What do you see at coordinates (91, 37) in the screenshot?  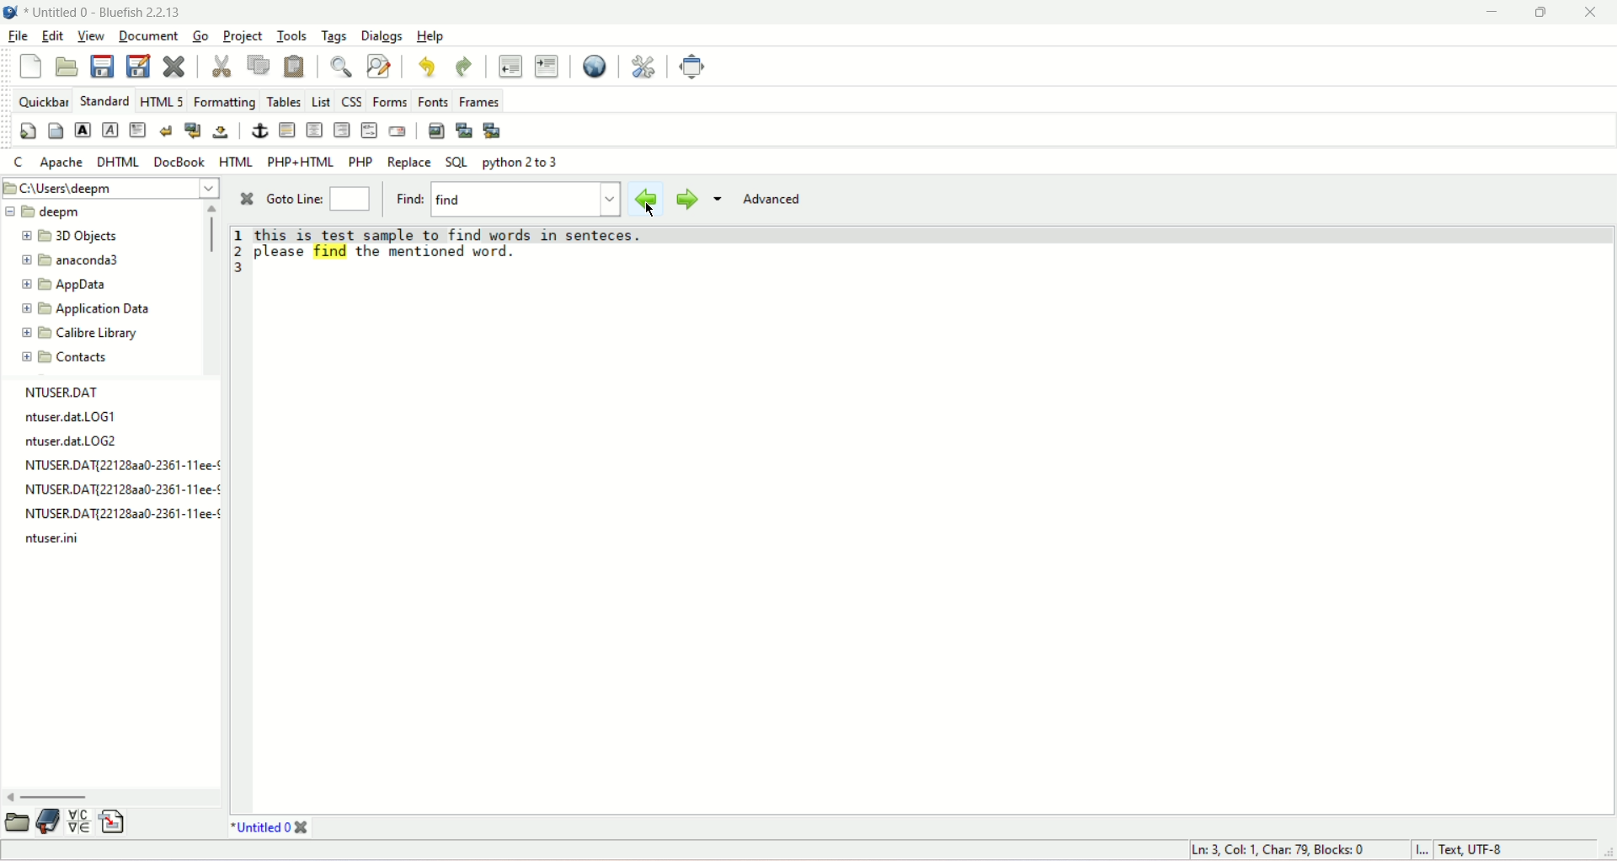 I see `view` at bounding box center [91, 37].